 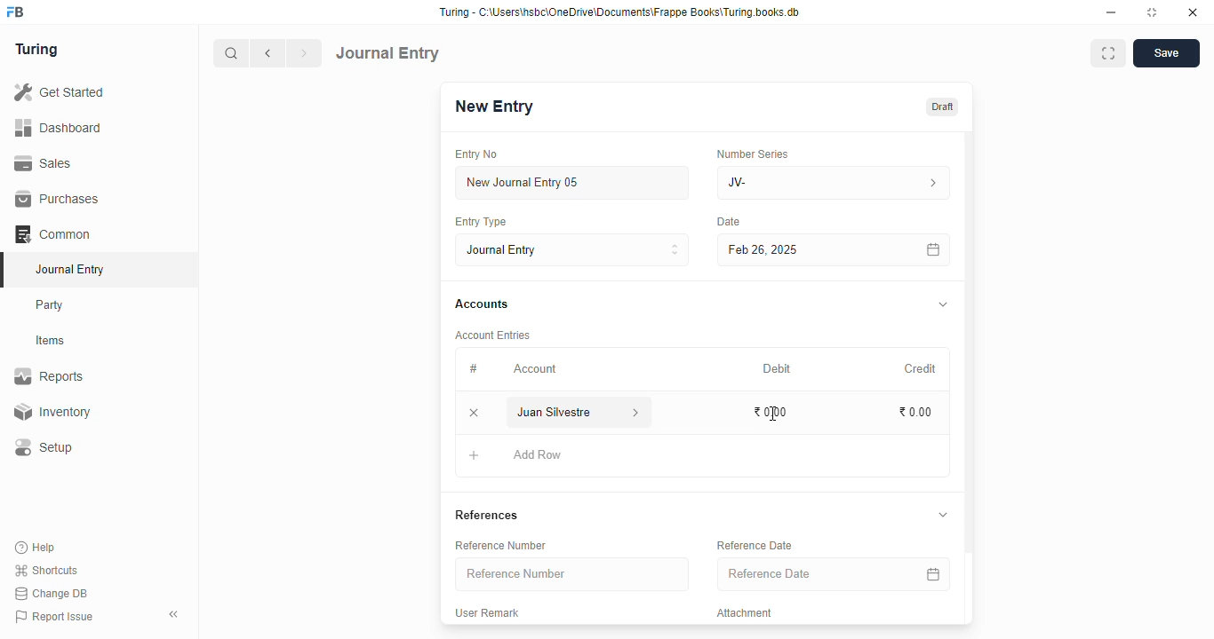 I want to click on reports, so click(x=50, y=376).